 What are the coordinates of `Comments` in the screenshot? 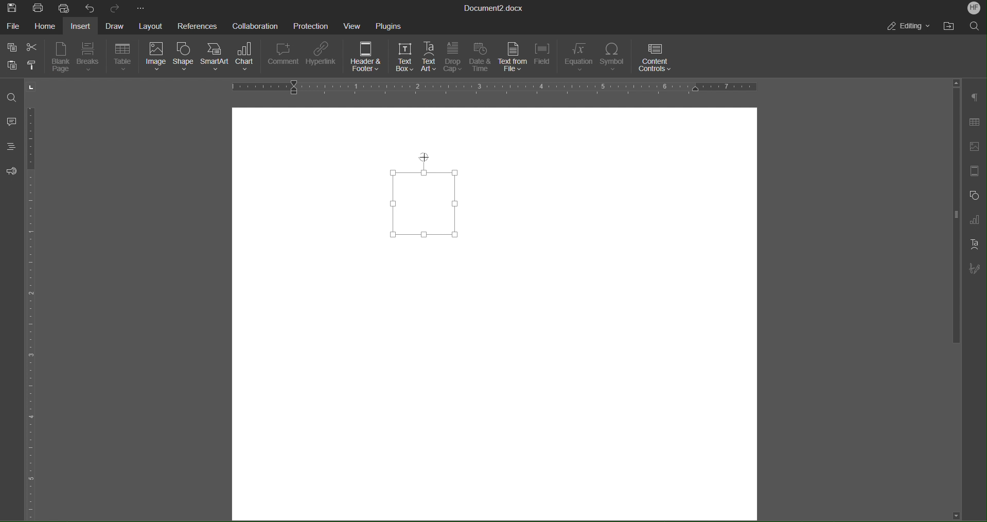 It's located at (12, 121).